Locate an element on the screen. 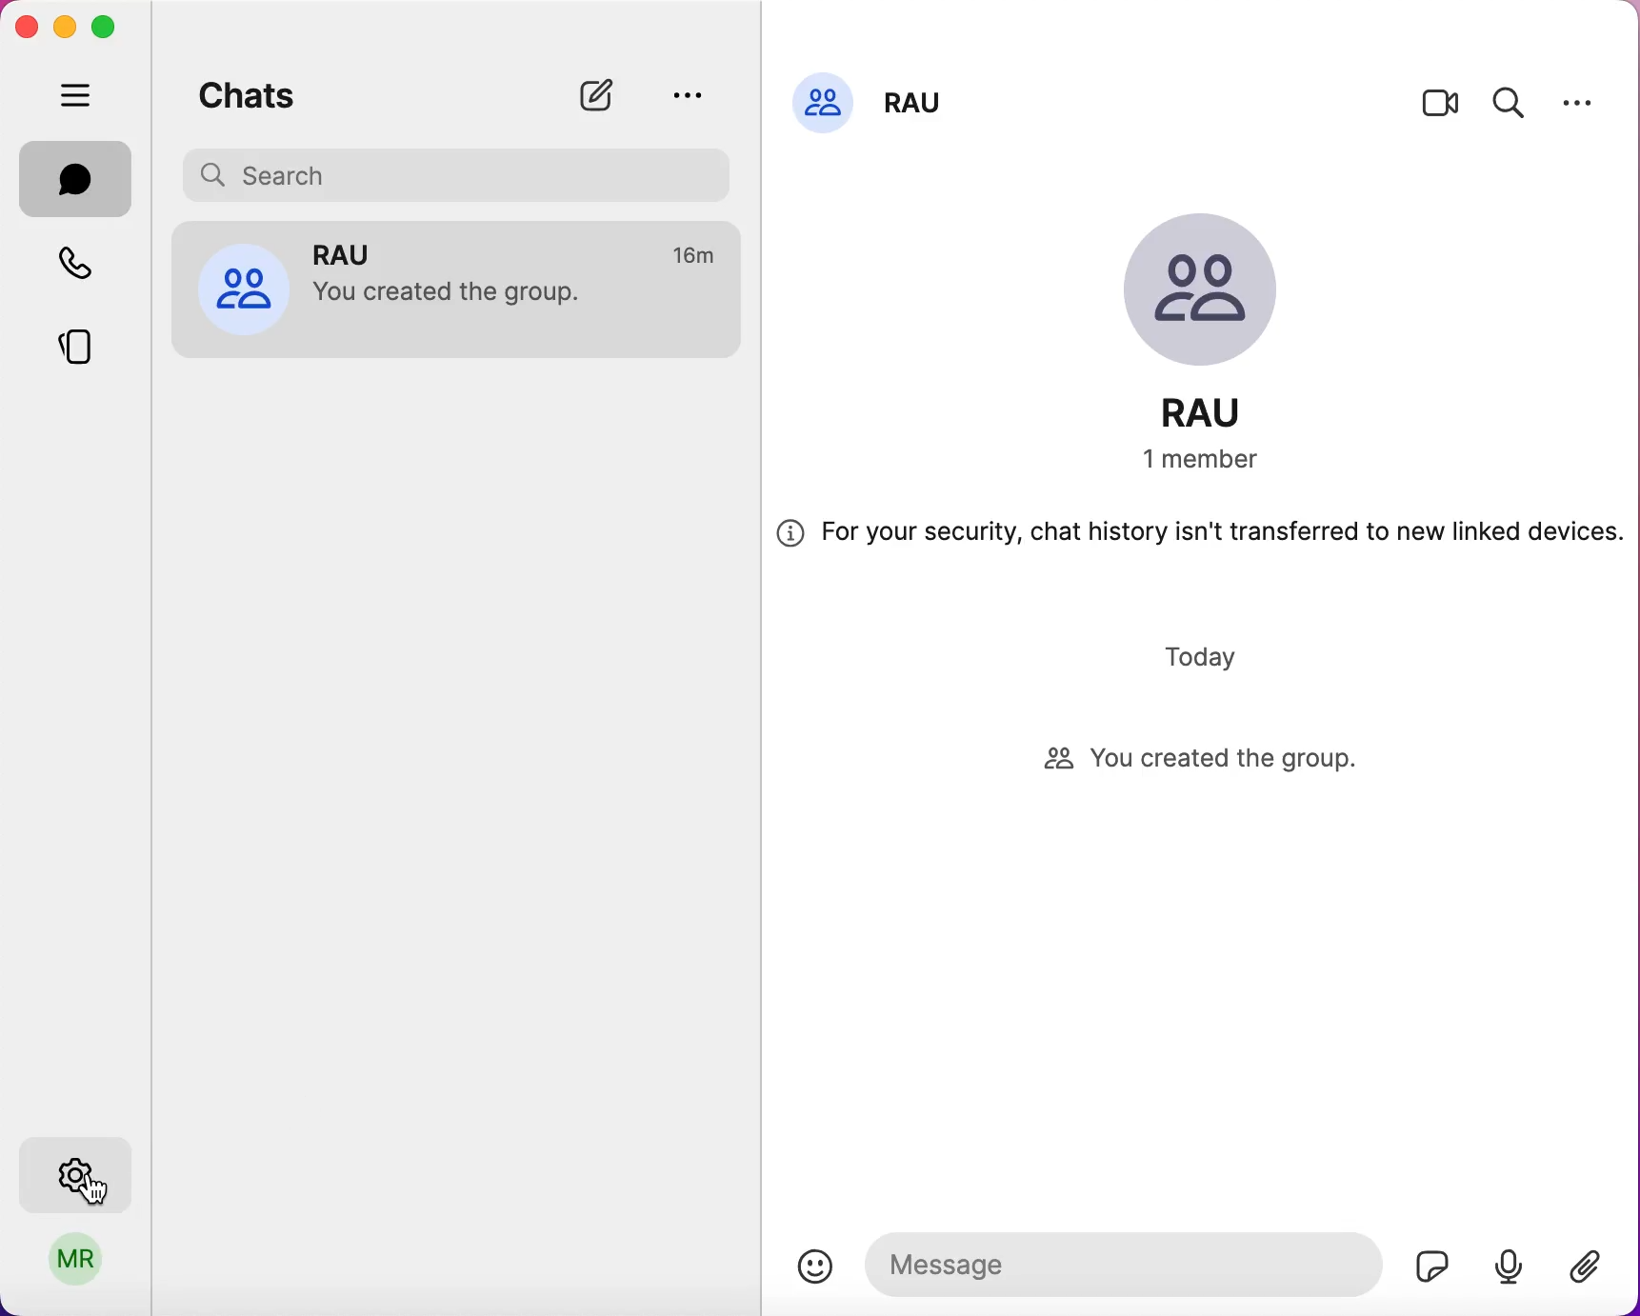 Image resolution: width=1640 pixels, height=1316 pixels. group picture is located at coordinates (1217, 294).